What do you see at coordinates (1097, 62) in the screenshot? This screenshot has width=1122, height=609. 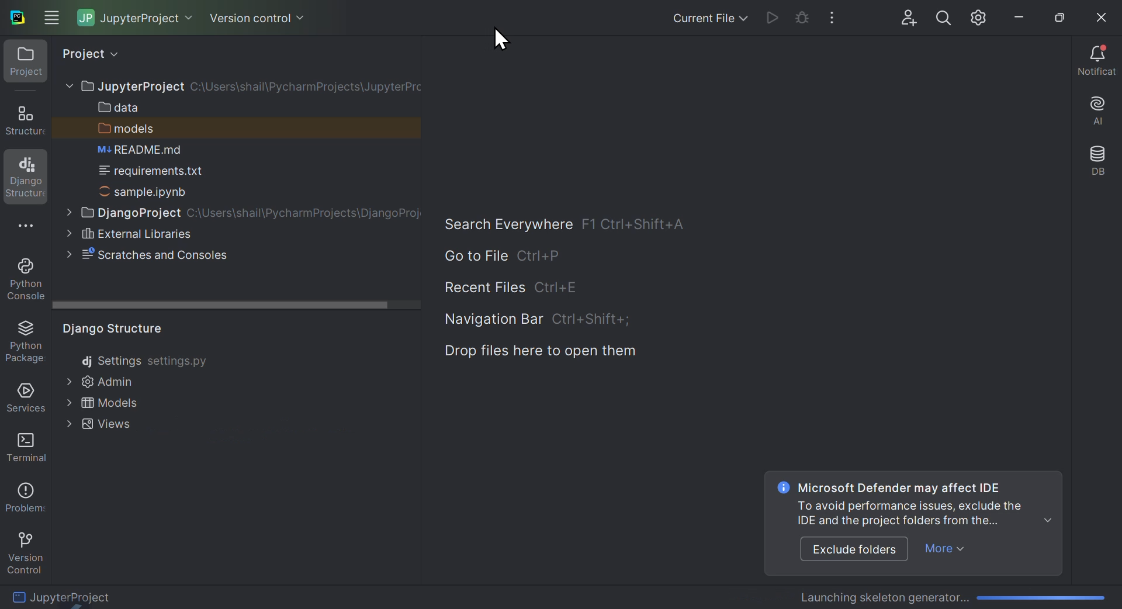 I see `Notifications` at bounding box center [1097, 62].